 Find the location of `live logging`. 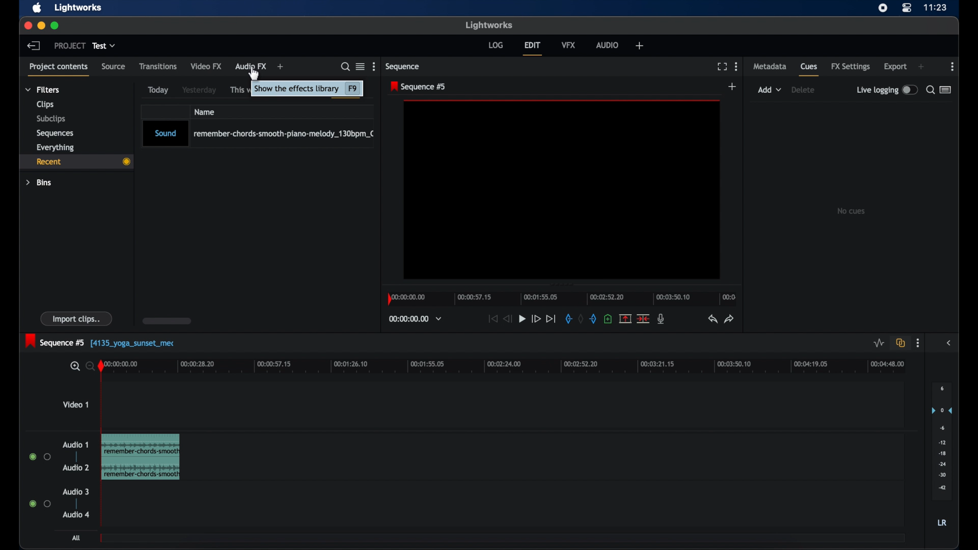

live logging is located at coordinates (886, 90).